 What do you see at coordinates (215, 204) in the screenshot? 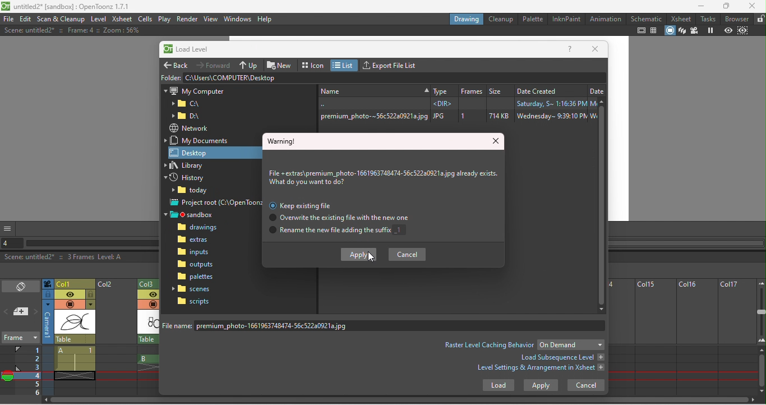
I see `Project root` at bounding box center [215, 204].